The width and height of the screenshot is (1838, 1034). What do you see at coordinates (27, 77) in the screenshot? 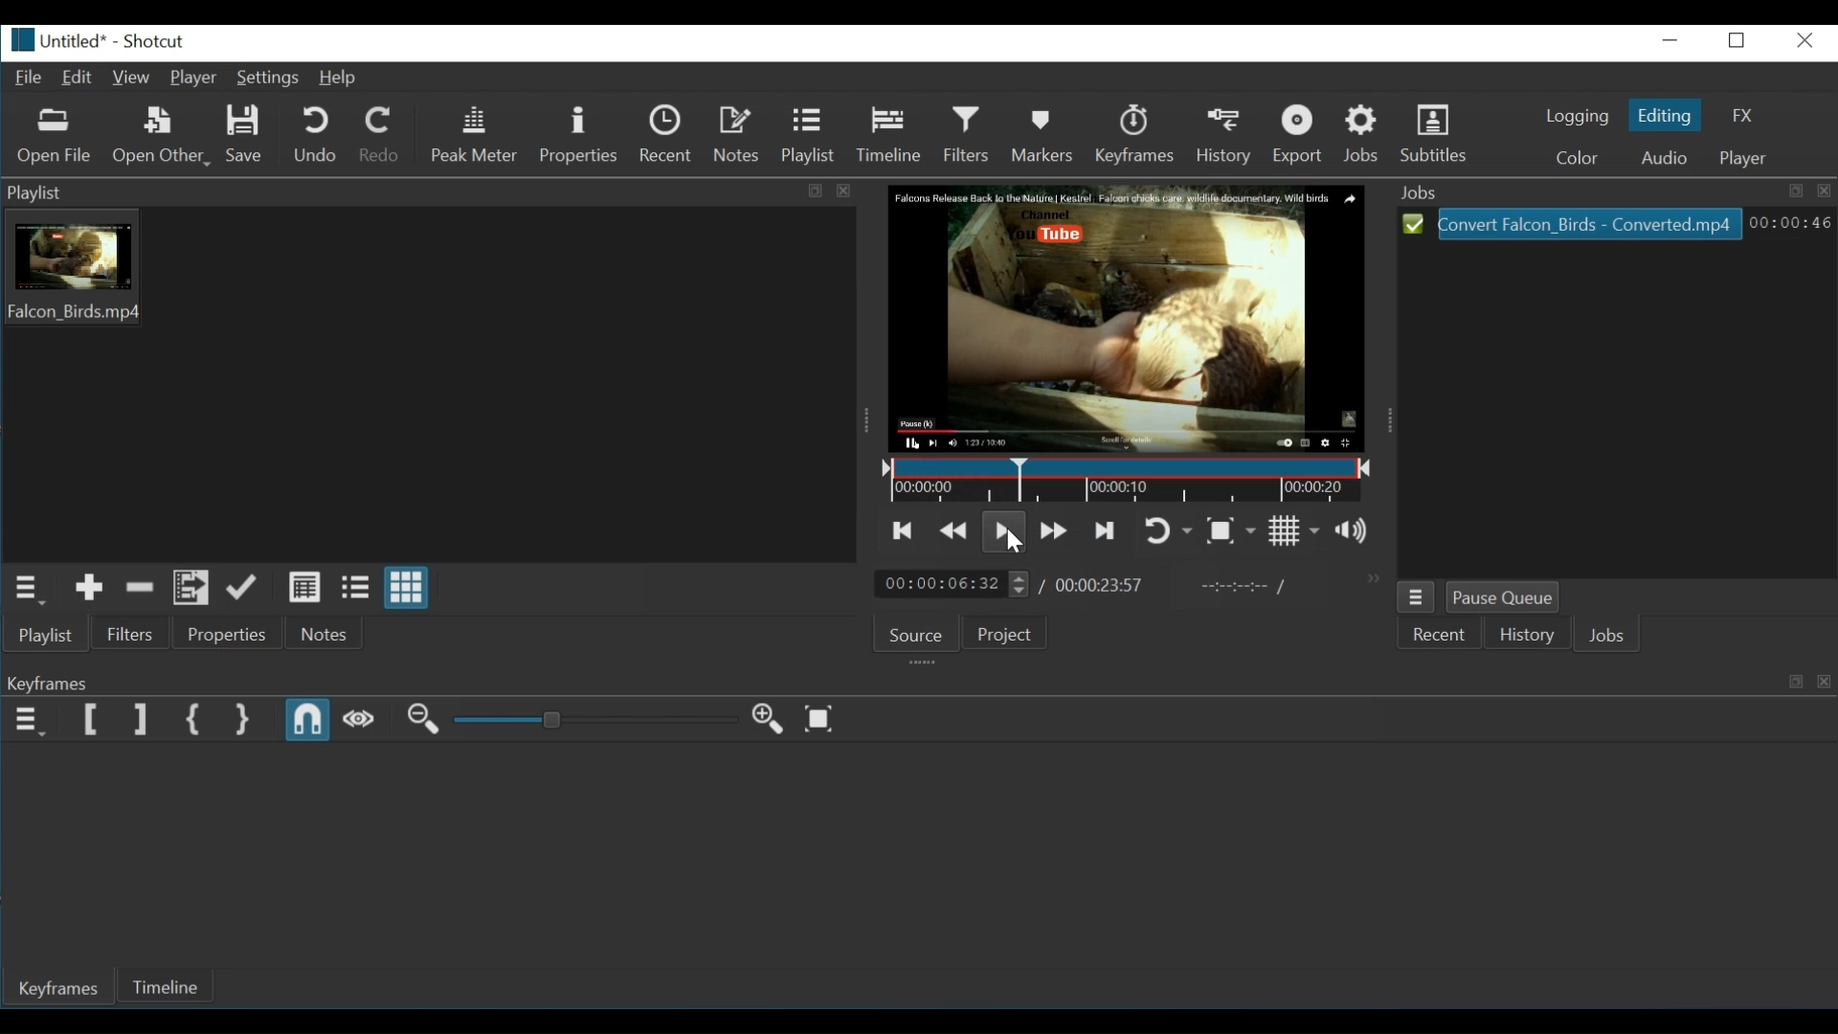
I see `File` at bounding box center [27, 77].